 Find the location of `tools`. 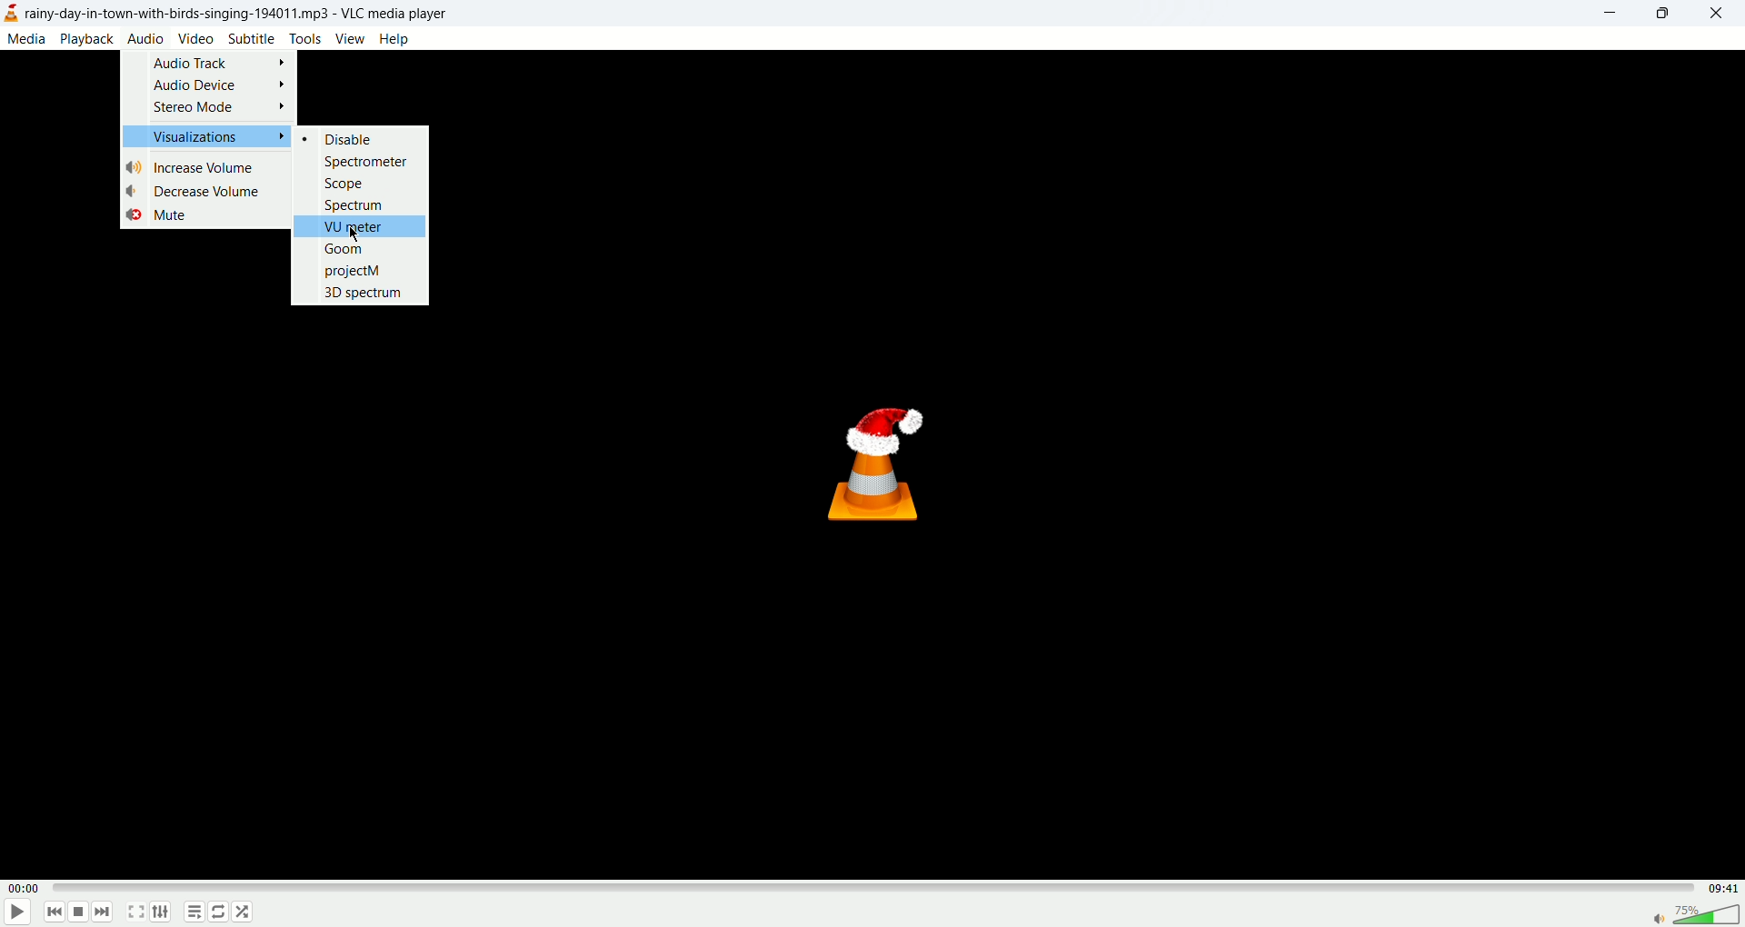

tools is located at coordinates (304, 37).